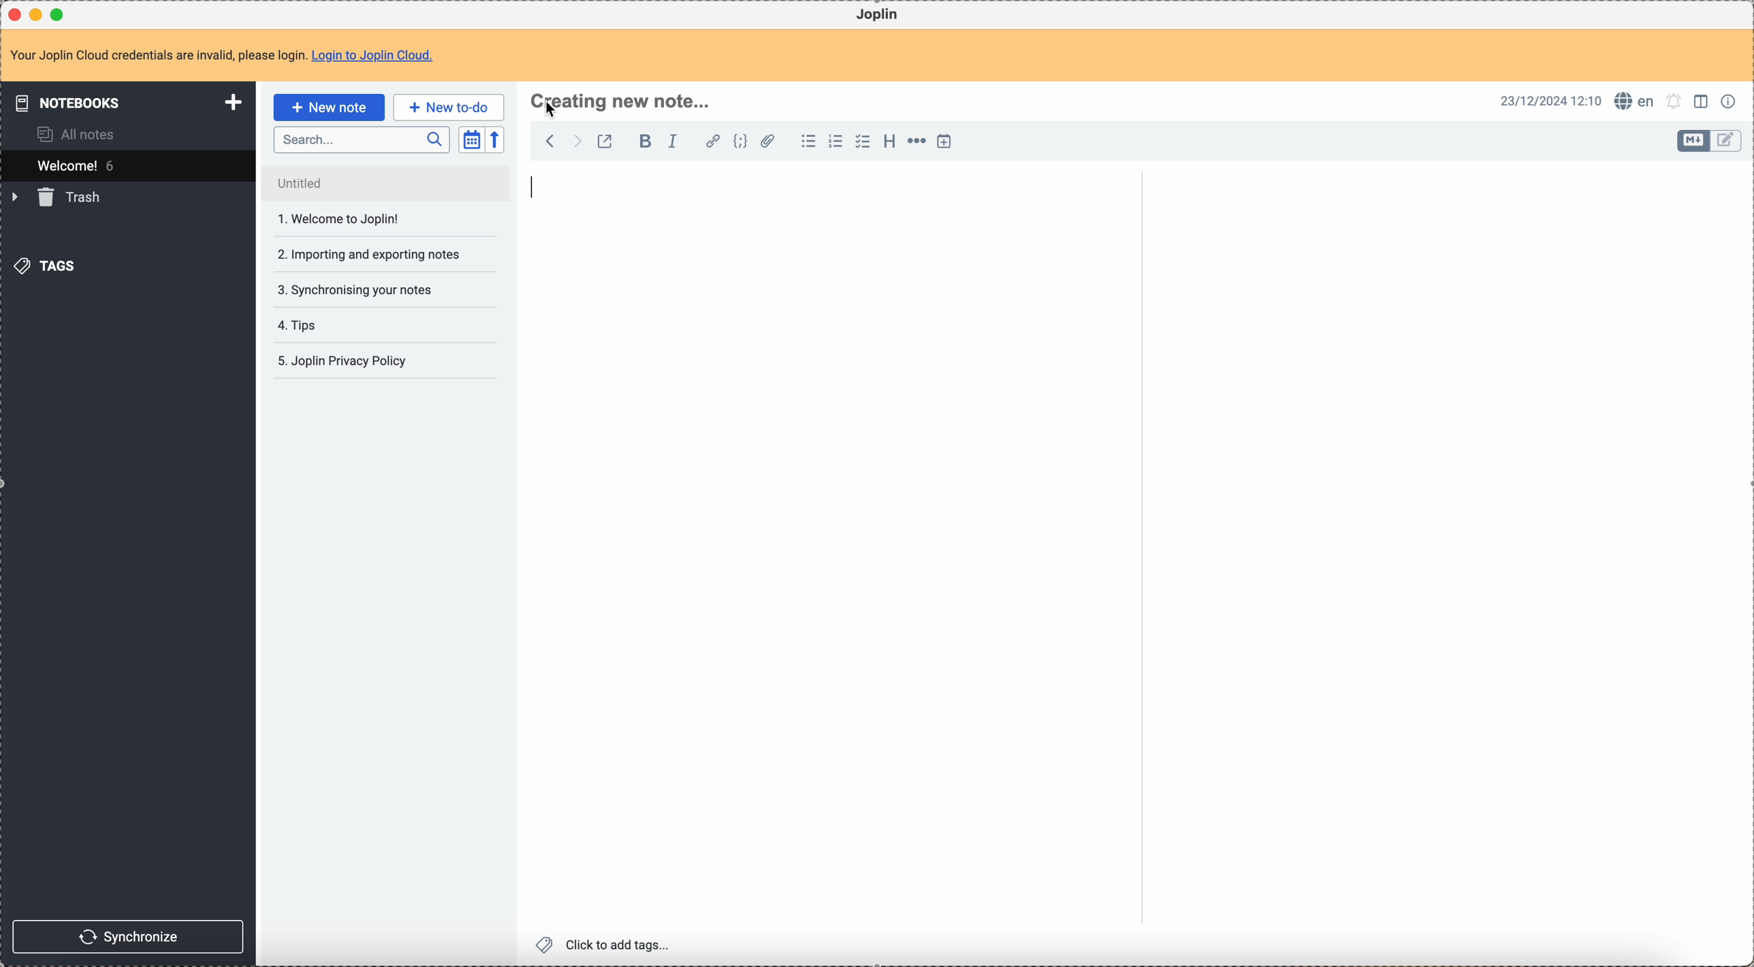 This screenshot has height=967, width=1754. What do you see at coordinates (125, 101) in the screenshot?
I see `notebooks` at bounding box center [125, 101].